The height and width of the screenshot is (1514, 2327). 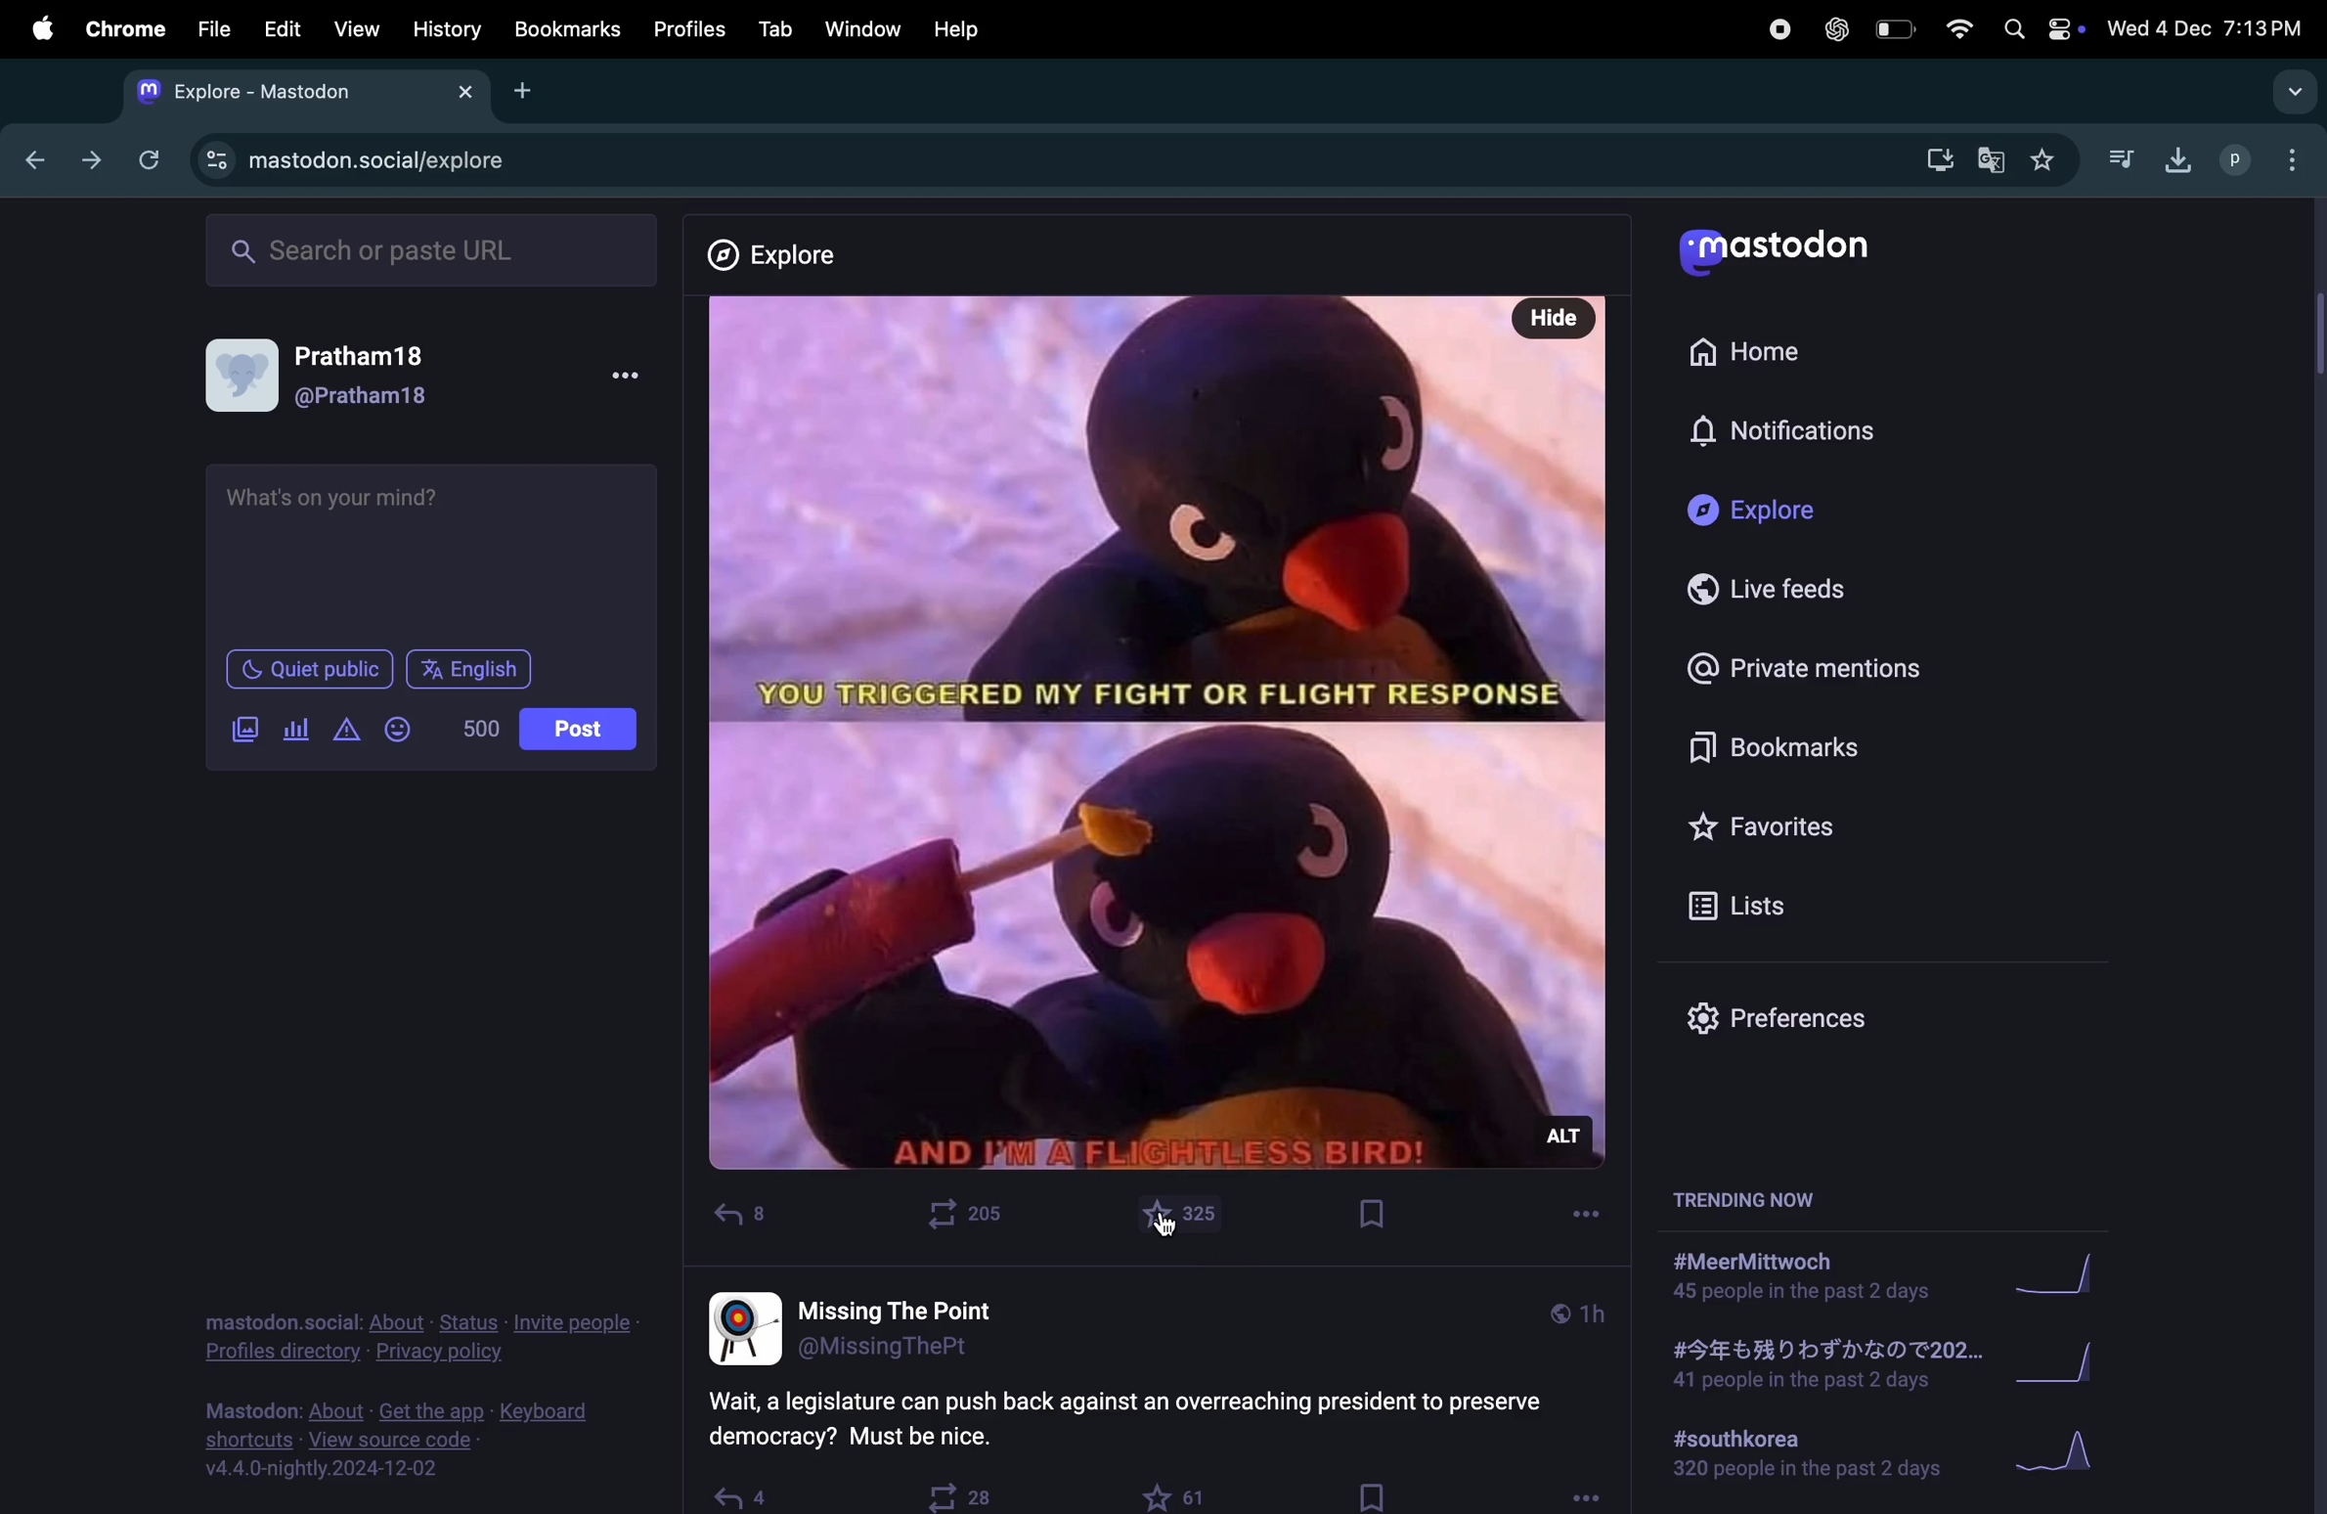 What do you see at coordinates (1751, 1200) in the screenshot?
I see `trending` at bounding box center [1751, 1200].